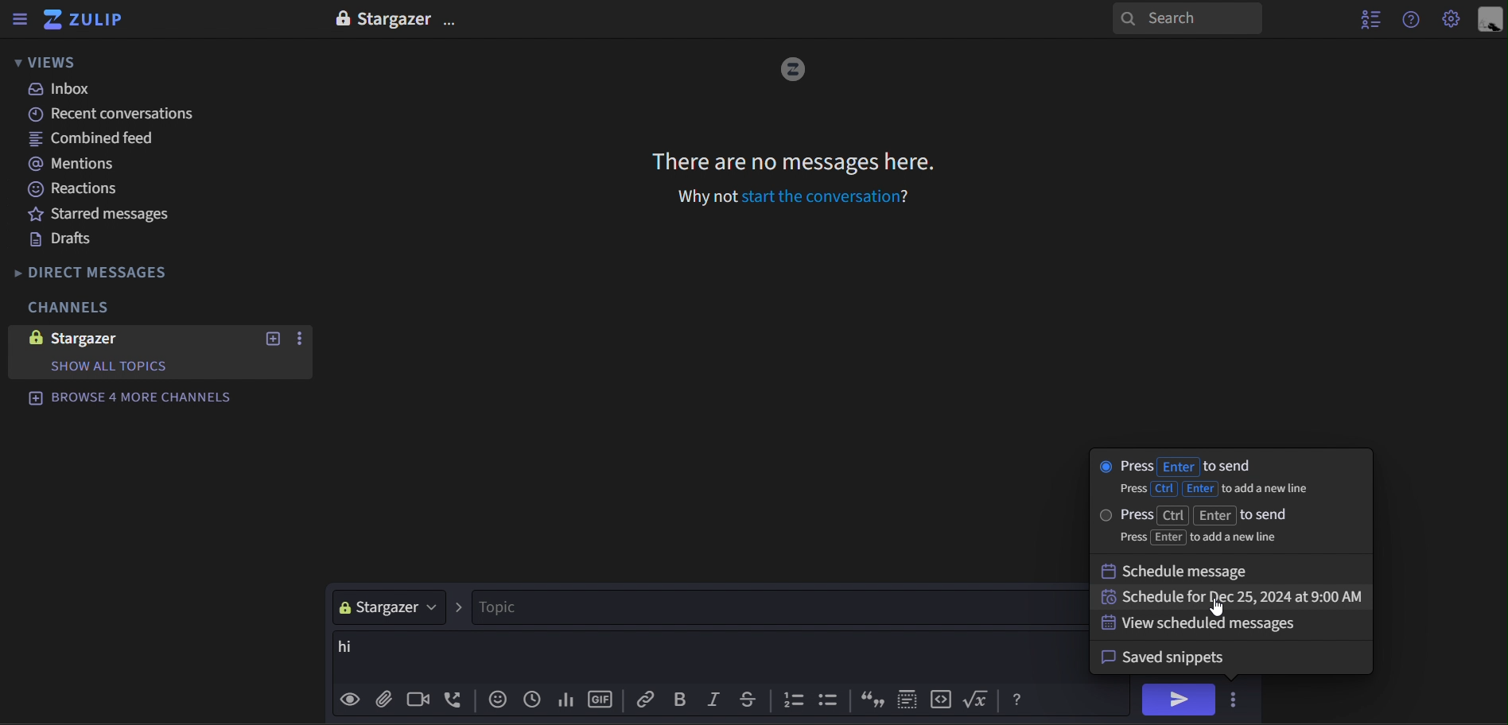 This screenshot has width=1508, height=725. I want to click on Why not, so click(698, 198).